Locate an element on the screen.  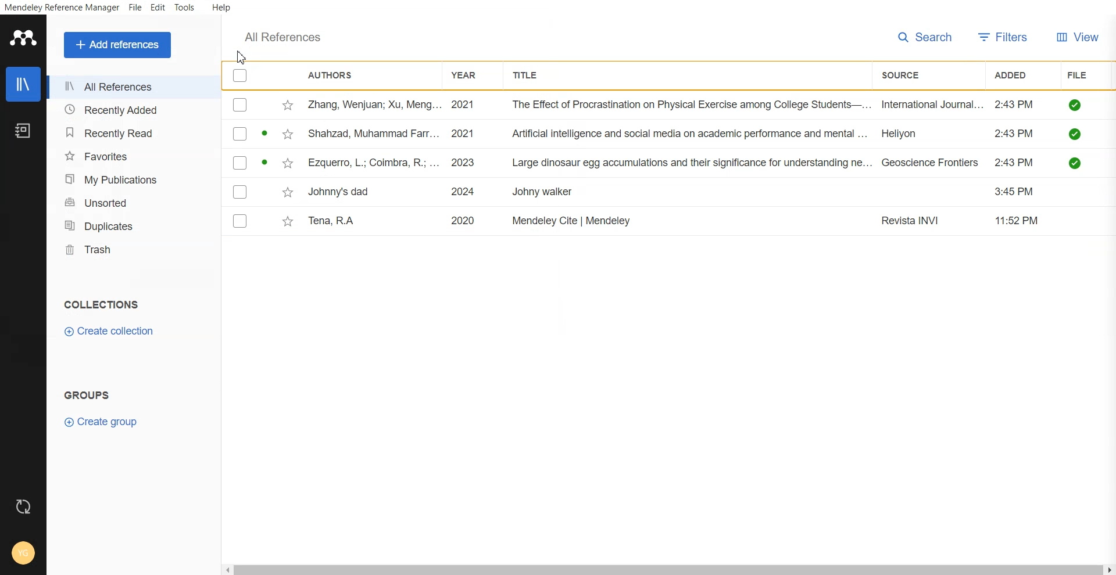
2:43PM is located at coordinates (1015, 105).